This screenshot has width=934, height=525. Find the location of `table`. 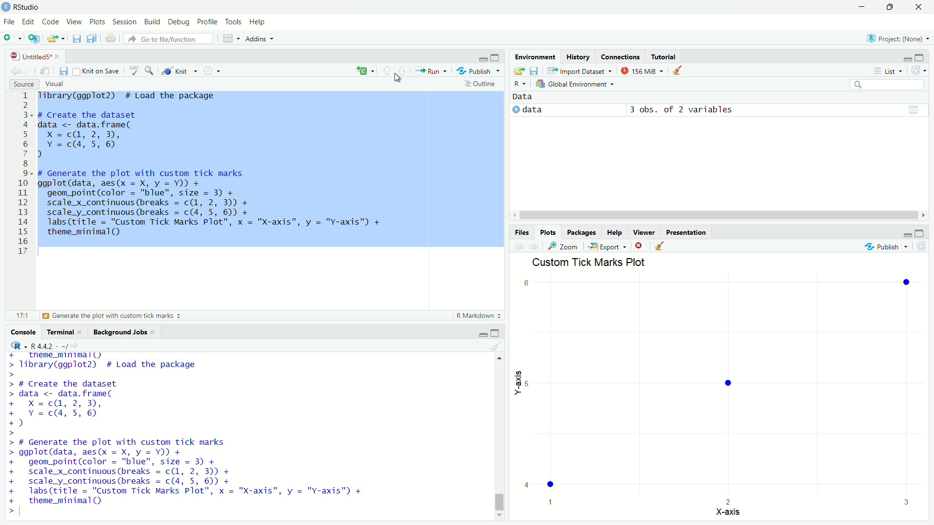

table is located at coordinates (913, 109).